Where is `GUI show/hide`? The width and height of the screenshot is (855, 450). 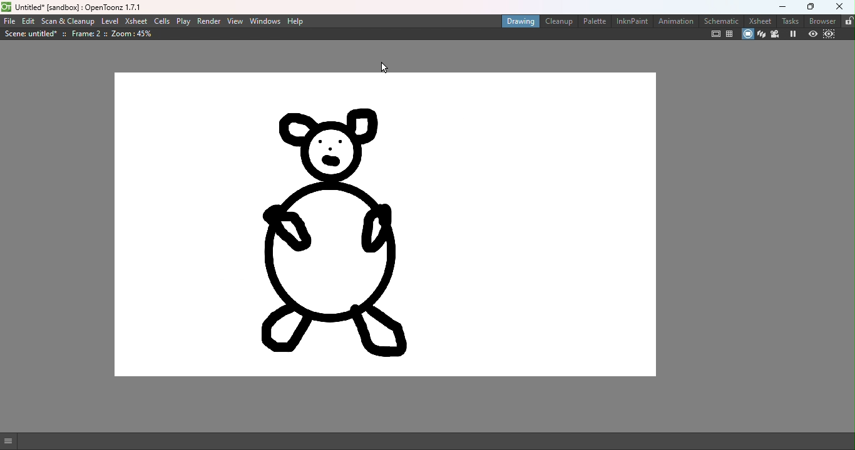
GUI show/hide is located at coordinates (12, 441).